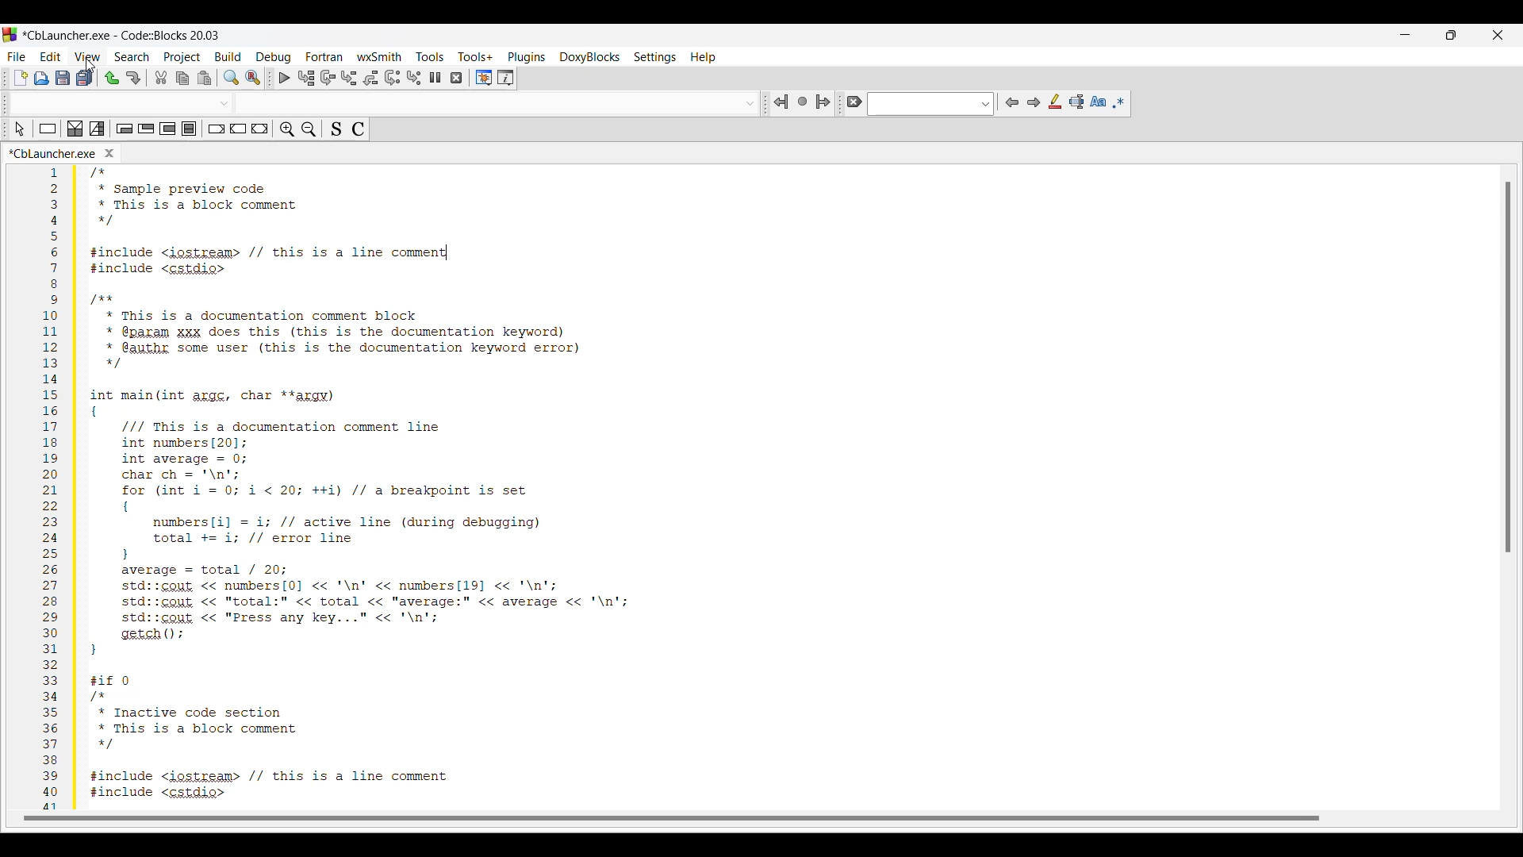  I want to click on Plugins menu, so click(527, 57).